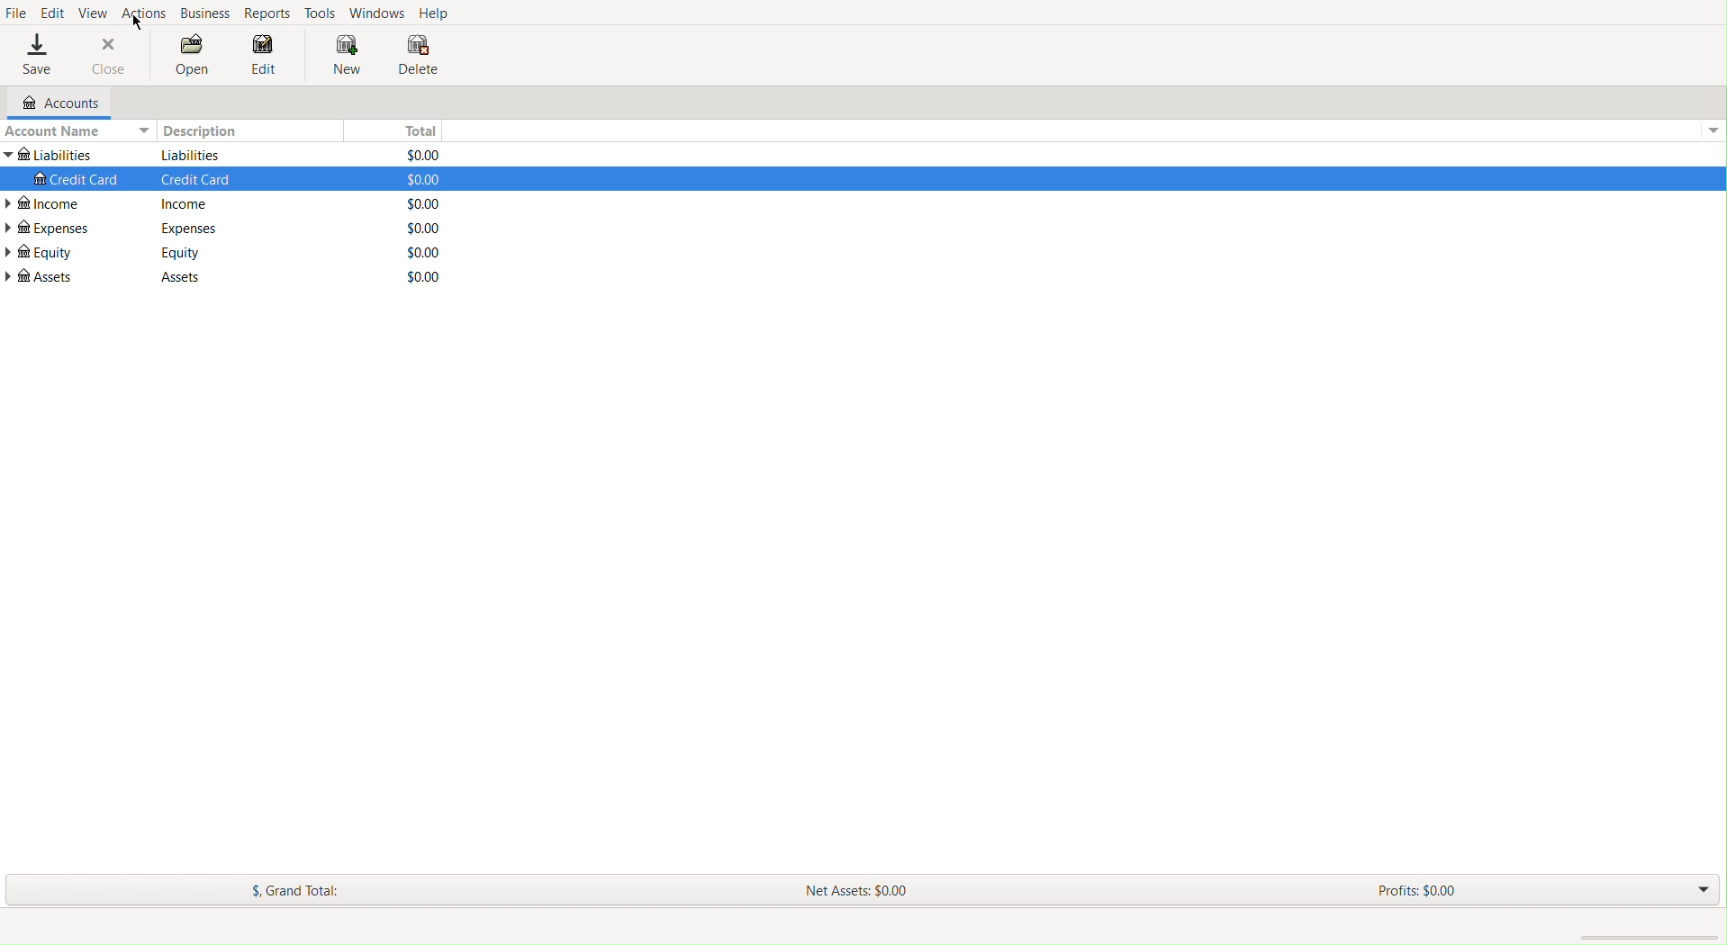 This screenshot has width=1727, height=945. I want to click on Save, so click(36, 54).